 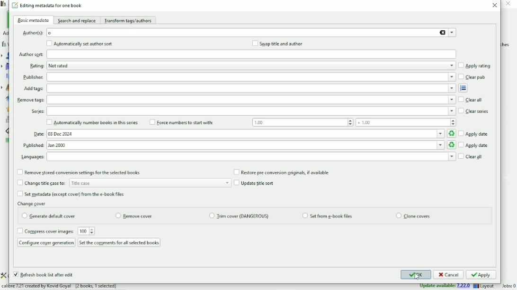 What do you see at coordinates (31, 54) in the screenshot?
I see `Author sort:` at bounding box center [31, 54].